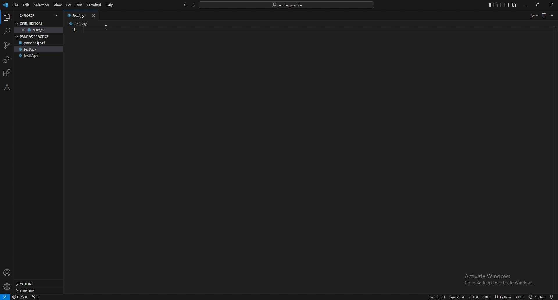  Describe the element at coordinates (435, 297) in the screenshot. I see `ln1, col1` at that location.